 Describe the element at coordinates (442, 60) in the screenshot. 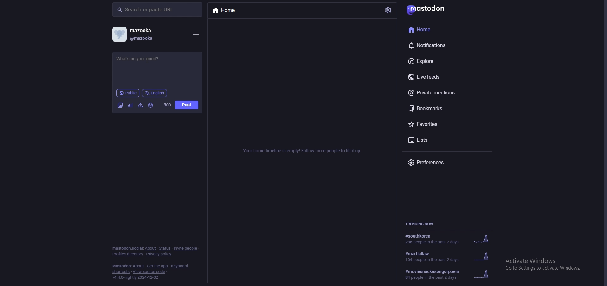

I see `explore` at that location.